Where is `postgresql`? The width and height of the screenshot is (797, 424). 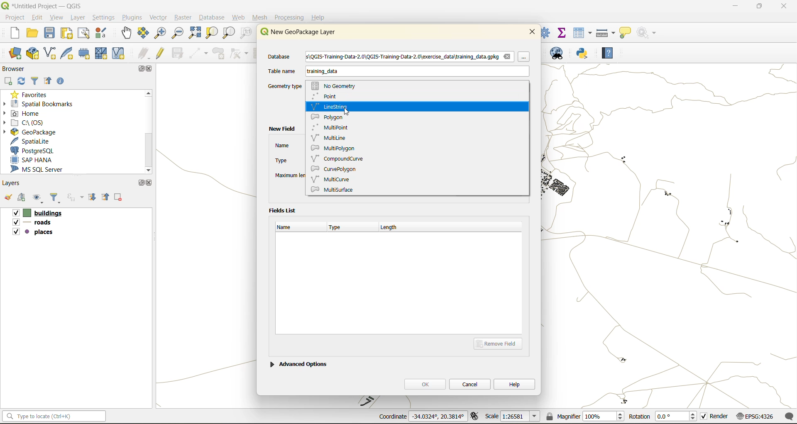
postgresql is located at coordinates (39, 151).